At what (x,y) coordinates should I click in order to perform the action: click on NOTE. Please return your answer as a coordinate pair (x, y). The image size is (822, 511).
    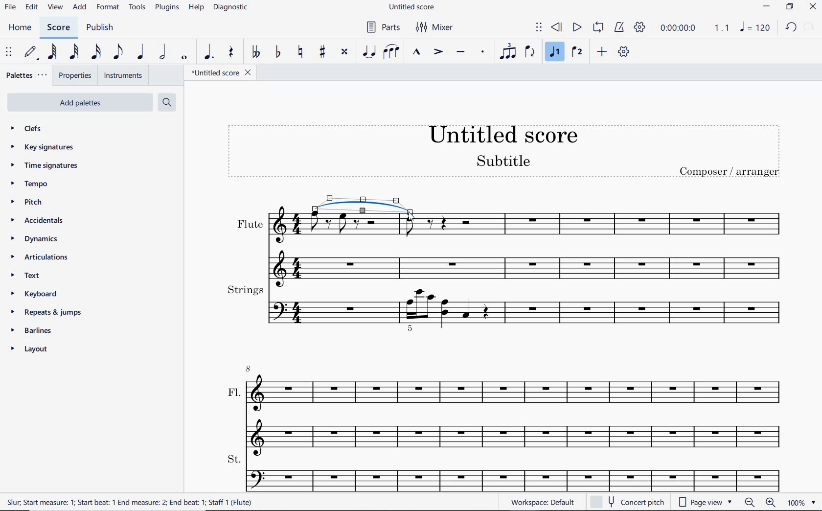
    Looking at the image, I should click on (756, 28).